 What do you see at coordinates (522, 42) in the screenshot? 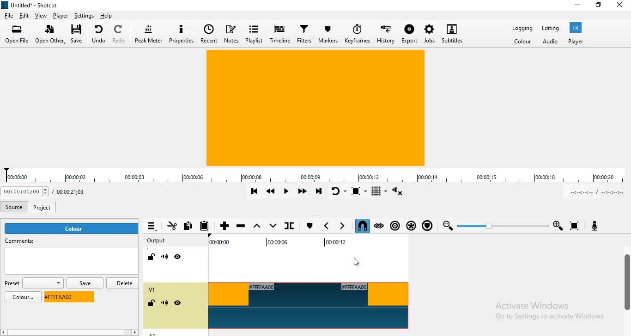
I see `Color` at bounding box center [522, 42].